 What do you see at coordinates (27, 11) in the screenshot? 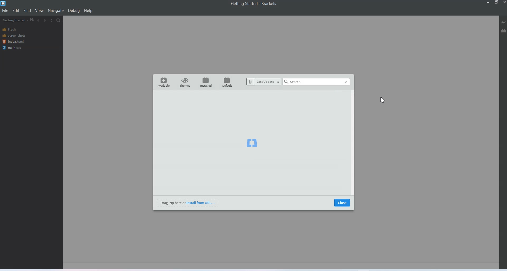
I see `Find` at bounding box center [27, 11].